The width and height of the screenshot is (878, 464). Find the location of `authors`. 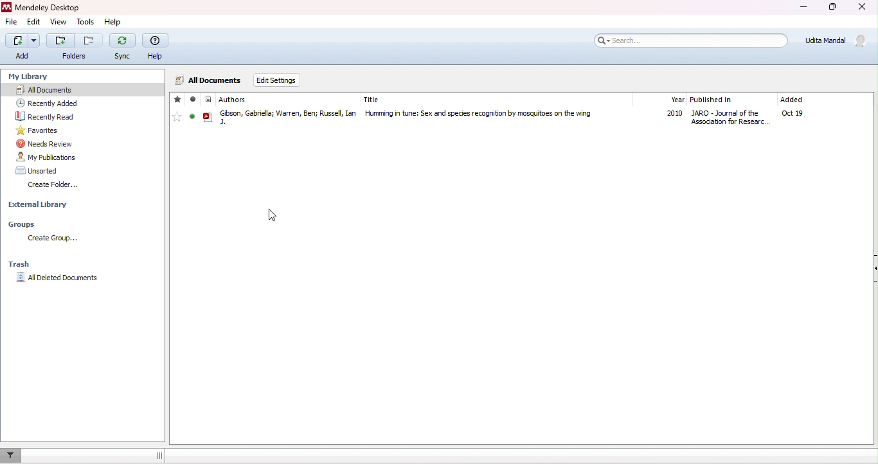

authors is located at coordinates (240, 100).